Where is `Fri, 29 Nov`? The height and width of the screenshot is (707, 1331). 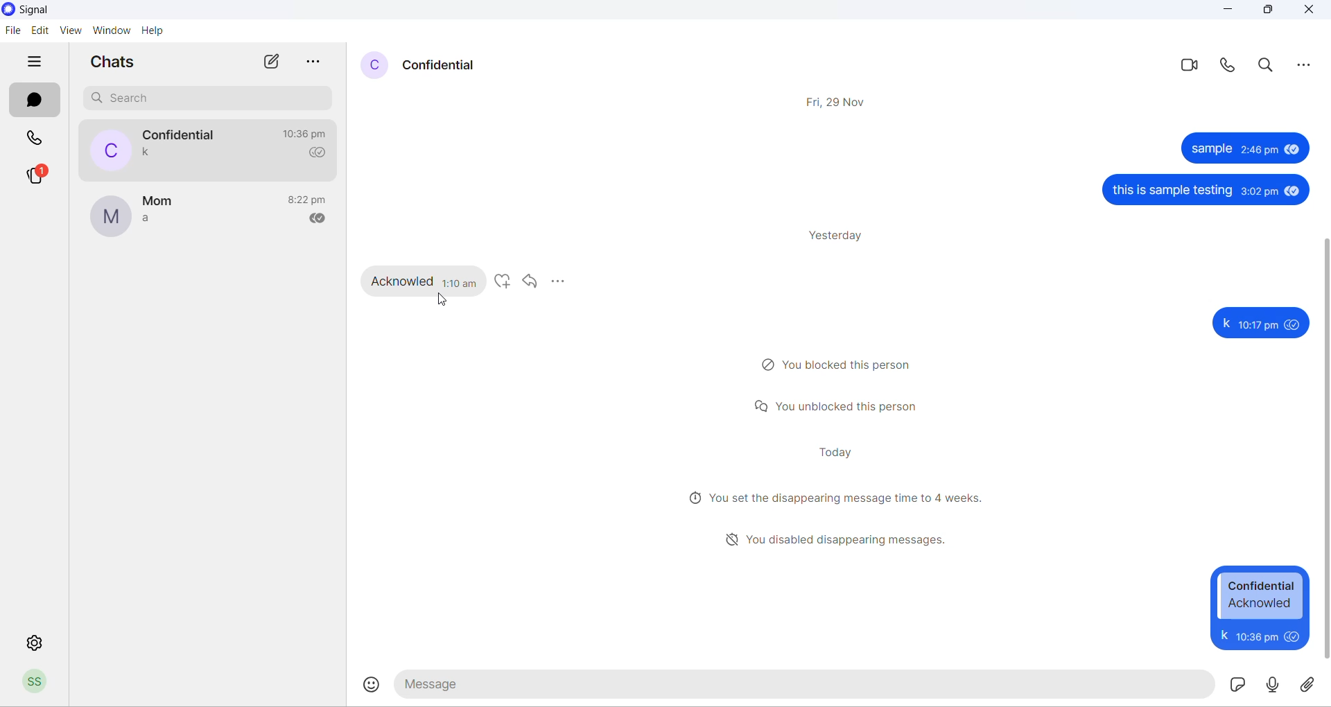 Fri, 29 Nov is located at coordinates (839, 103).